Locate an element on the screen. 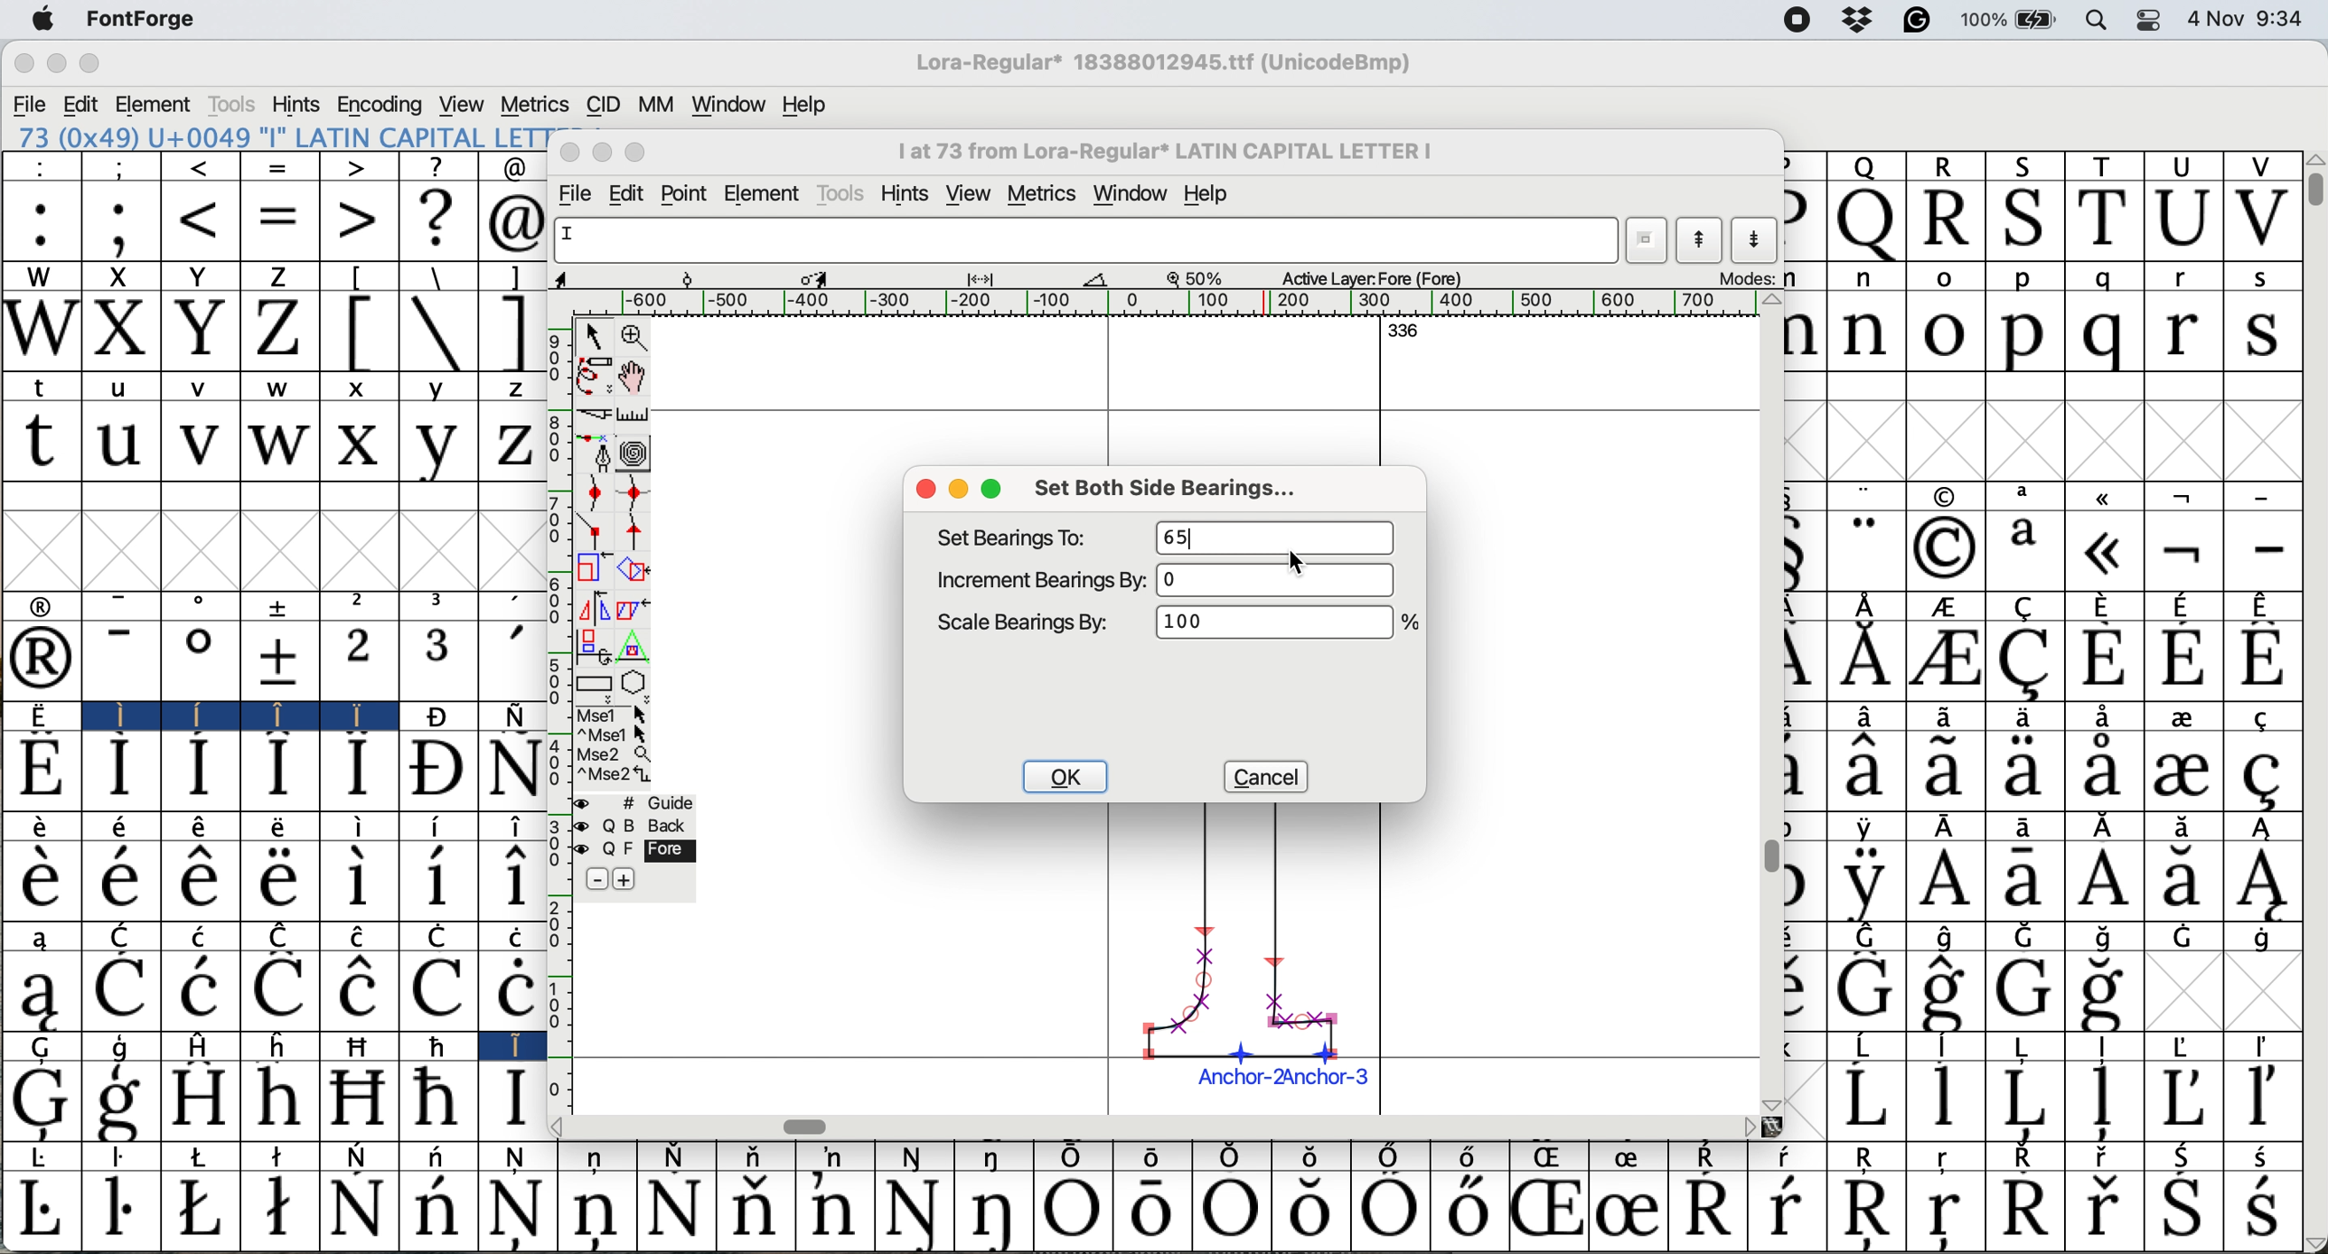 This screenshot has height=1254, width=2328. Symbol is located at coordinates (514, 826).